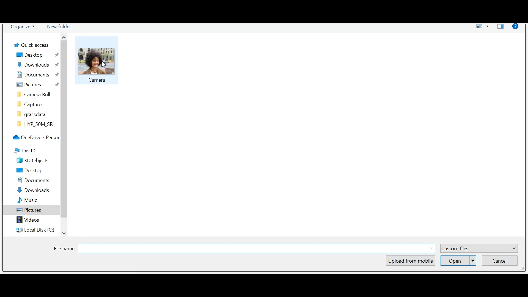 Image resolution: width=528 pixels, height=297 pixels. What do you see at coordinates (37, 56) in the screenshot?
I see `Desktop` at bounding box center [37, 56].